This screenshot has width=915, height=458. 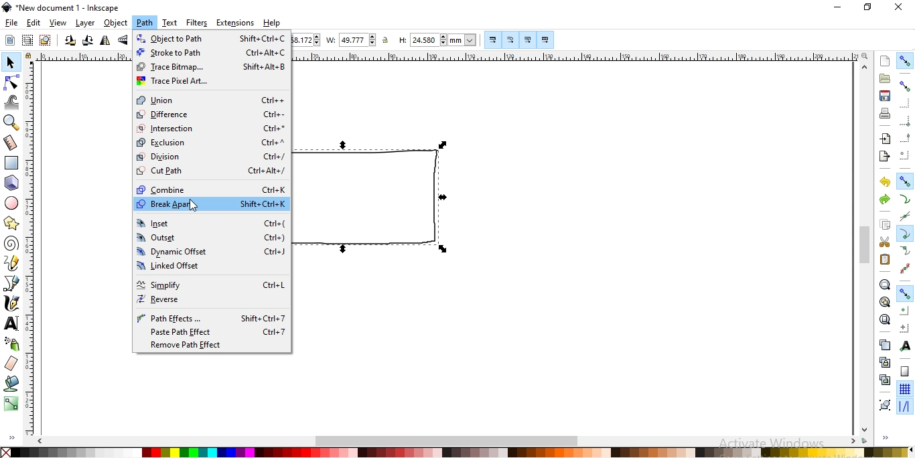 I want to click on remove path effect, so click(x=212, y=346).